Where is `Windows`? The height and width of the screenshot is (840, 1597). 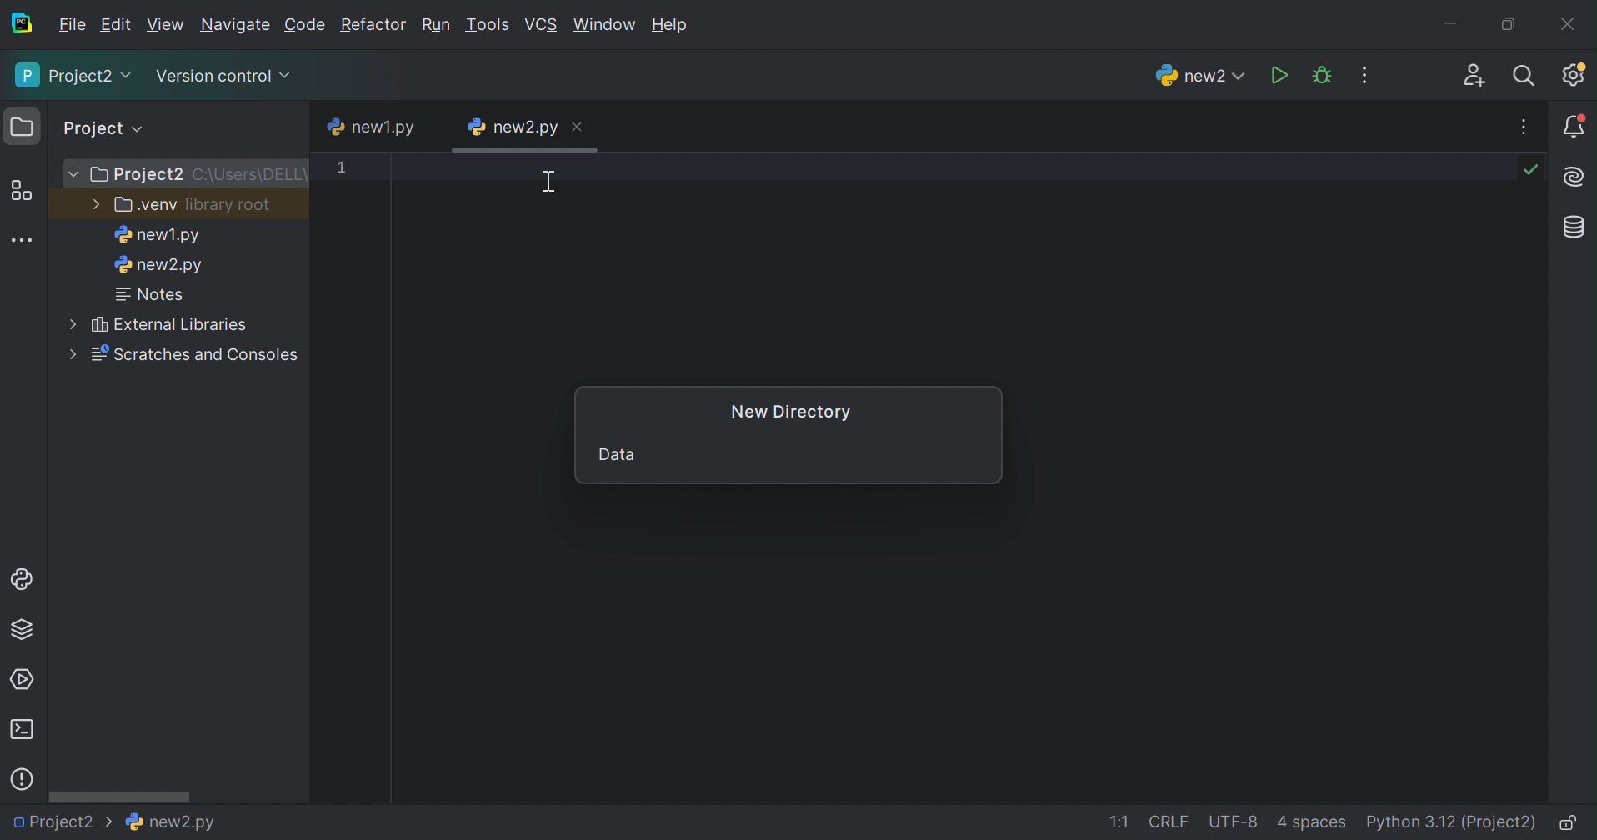
Windows is located at coordinates (606, 25).